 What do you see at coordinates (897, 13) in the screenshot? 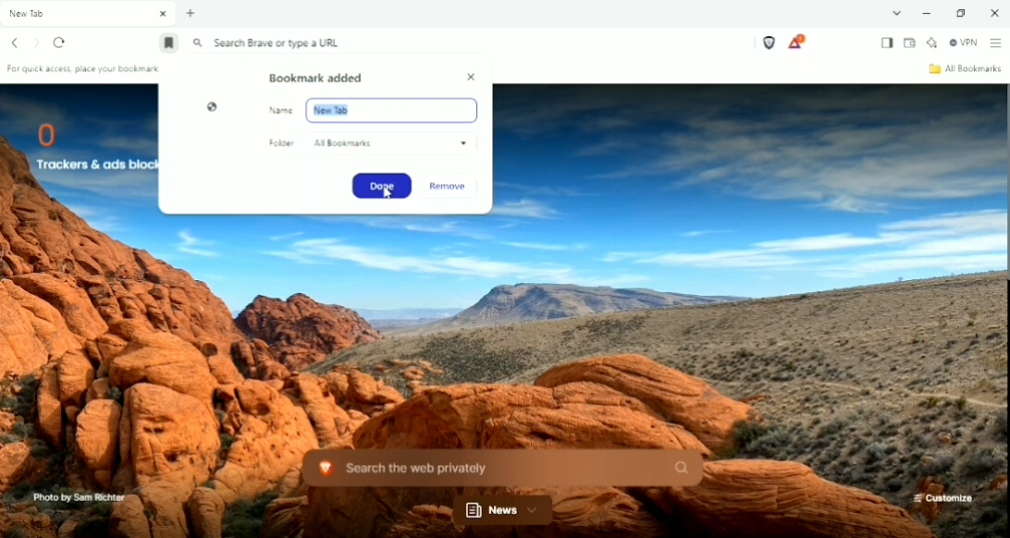
I see `Search tabs` at bounding box center [897, 13].